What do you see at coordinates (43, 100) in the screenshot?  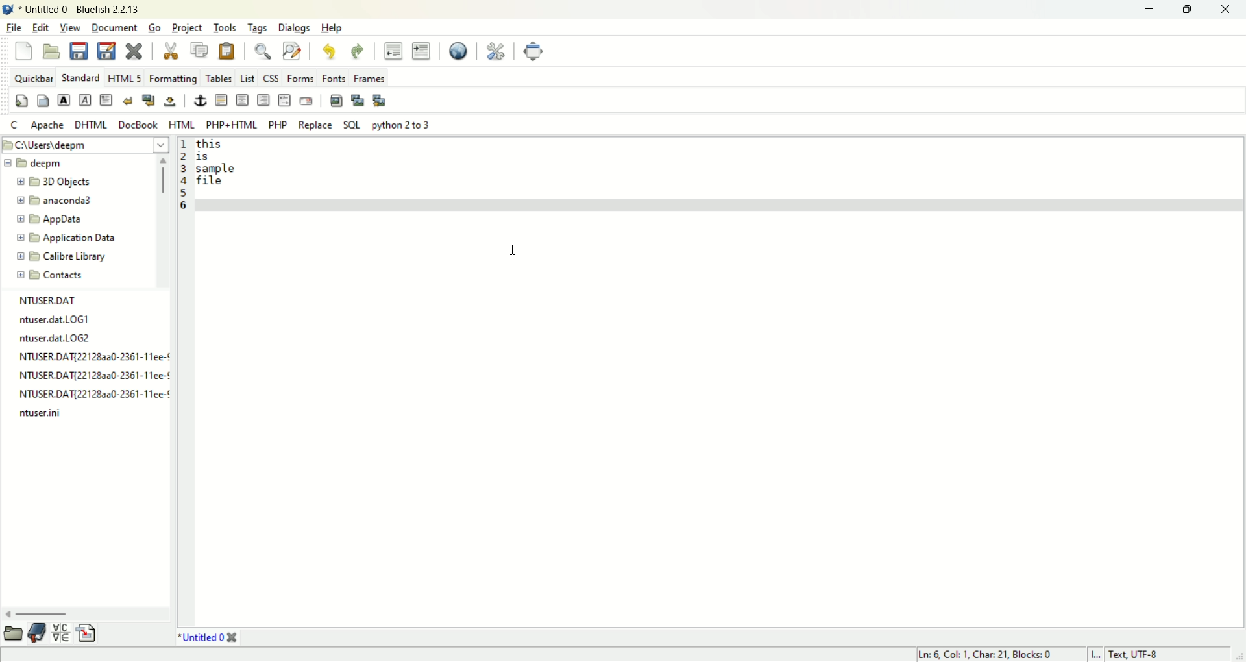 I see `body` at bounding box center [43, 100].